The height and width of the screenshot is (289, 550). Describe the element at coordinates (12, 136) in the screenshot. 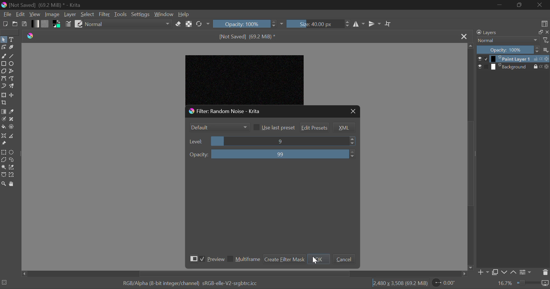

I see `Measurement` at that location.